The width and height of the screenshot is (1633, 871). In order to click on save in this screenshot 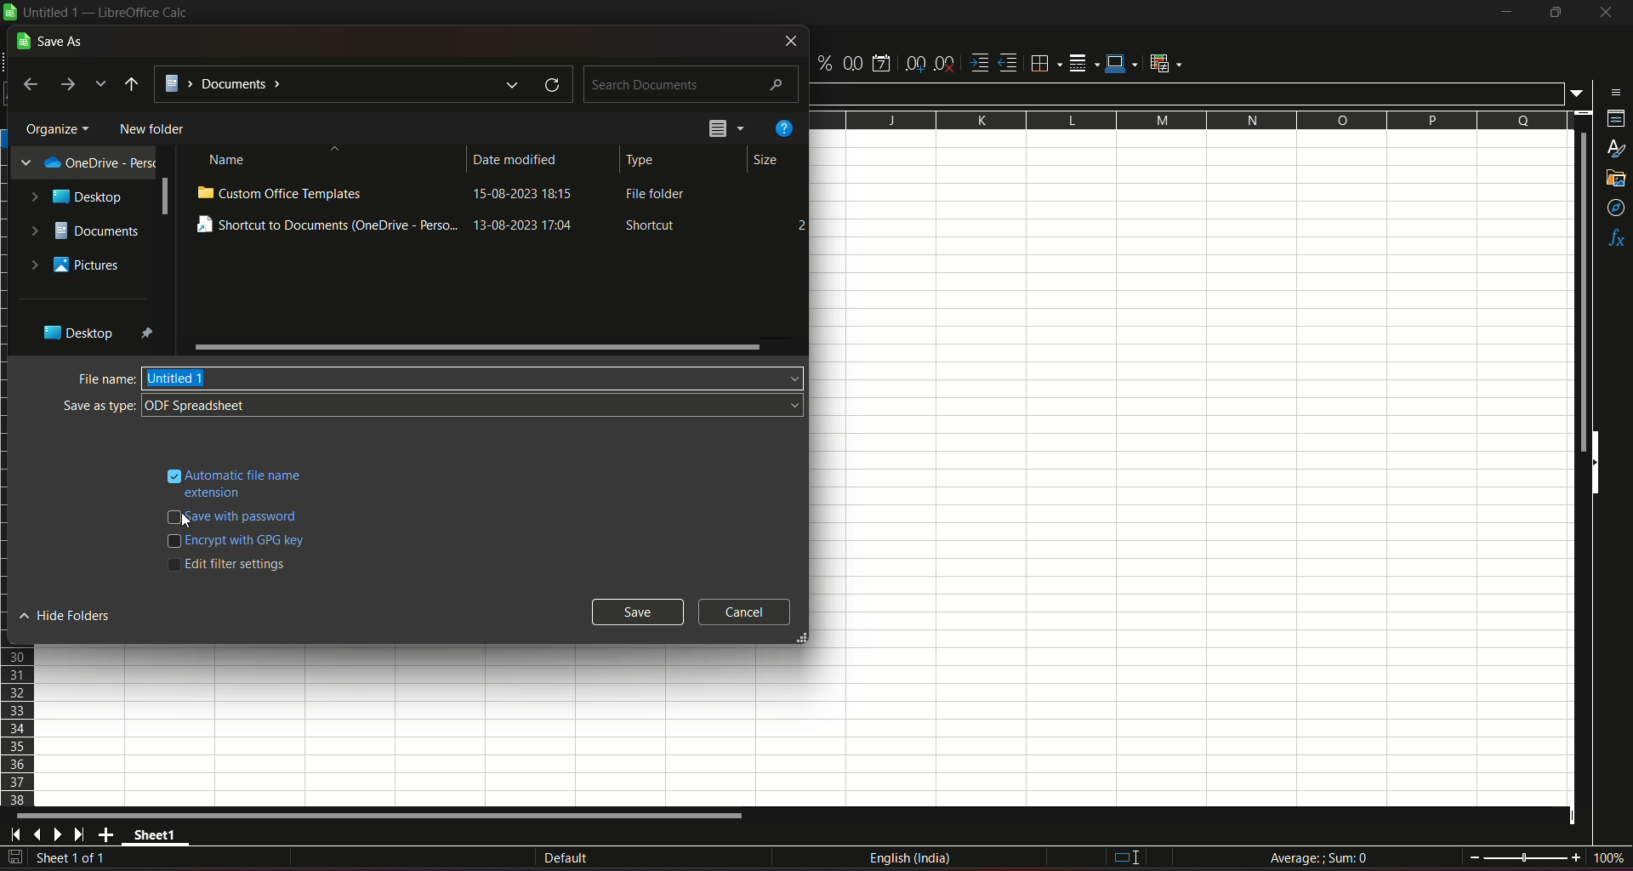, I will do `click(640, 612)`.